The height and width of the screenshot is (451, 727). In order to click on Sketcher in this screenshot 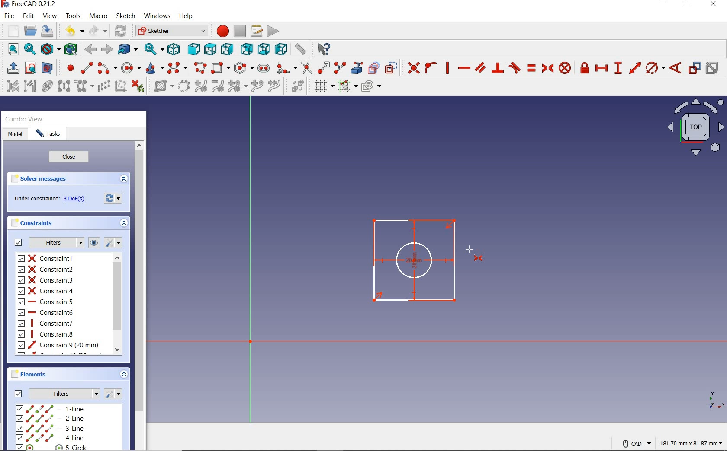, I will do `click(171, 31)`.